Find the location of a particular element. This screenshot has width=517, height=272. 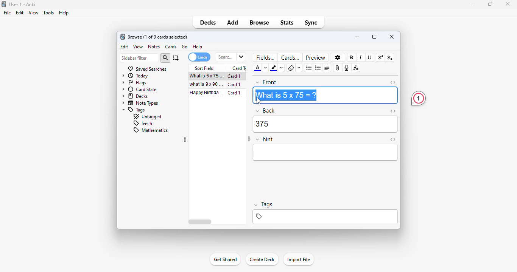

preview is located at coordinates (316, 57).